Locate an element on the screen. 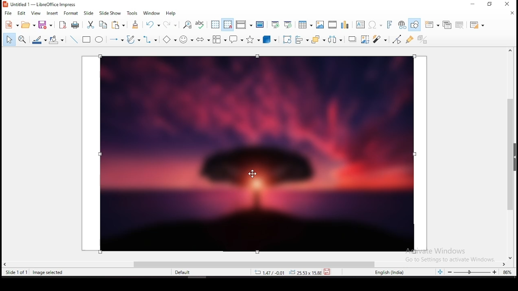 The height and width of the screenshot is (291, 518). english (india) is located at coordinates (389, 272).